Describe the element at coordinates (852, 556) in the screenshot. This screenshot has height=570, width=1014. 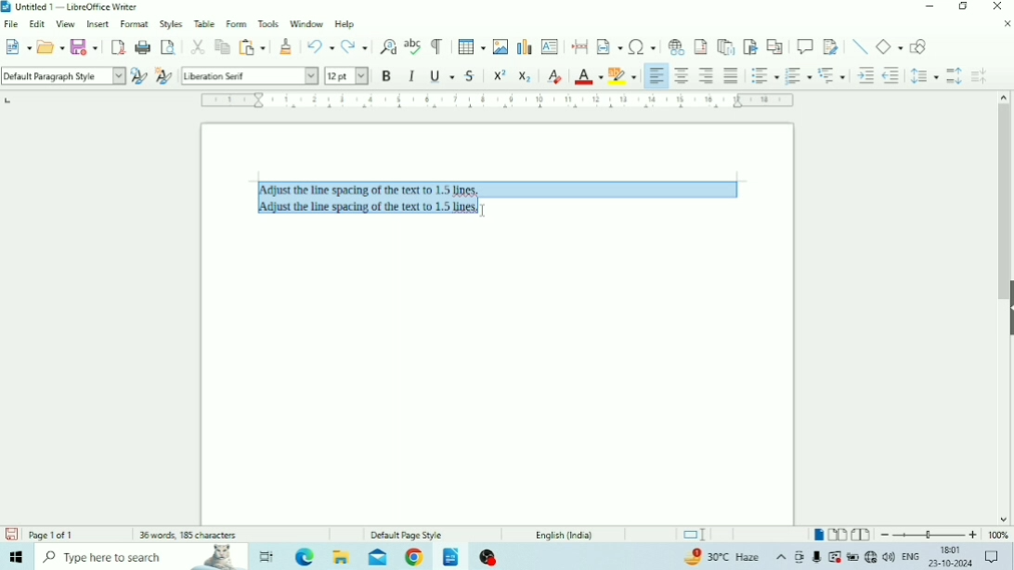
I see `Charging, plugged in` at that location.